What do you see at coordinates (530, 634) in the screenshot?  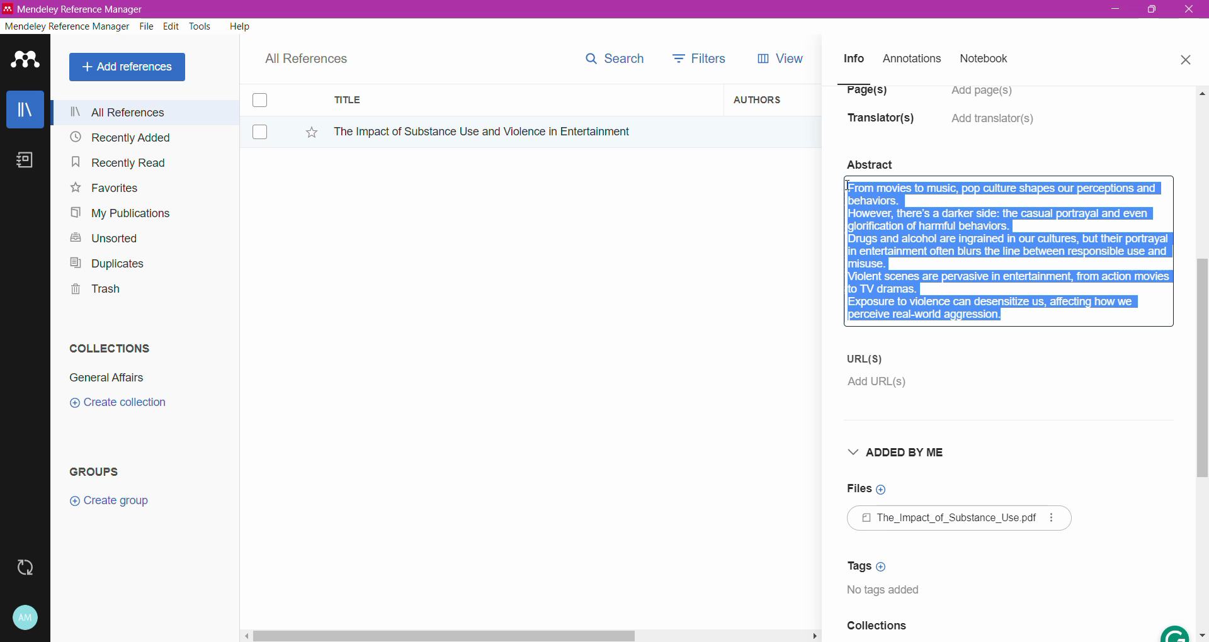 I see `Horizontal Scroll Bar` at bounding box center [530, 634].